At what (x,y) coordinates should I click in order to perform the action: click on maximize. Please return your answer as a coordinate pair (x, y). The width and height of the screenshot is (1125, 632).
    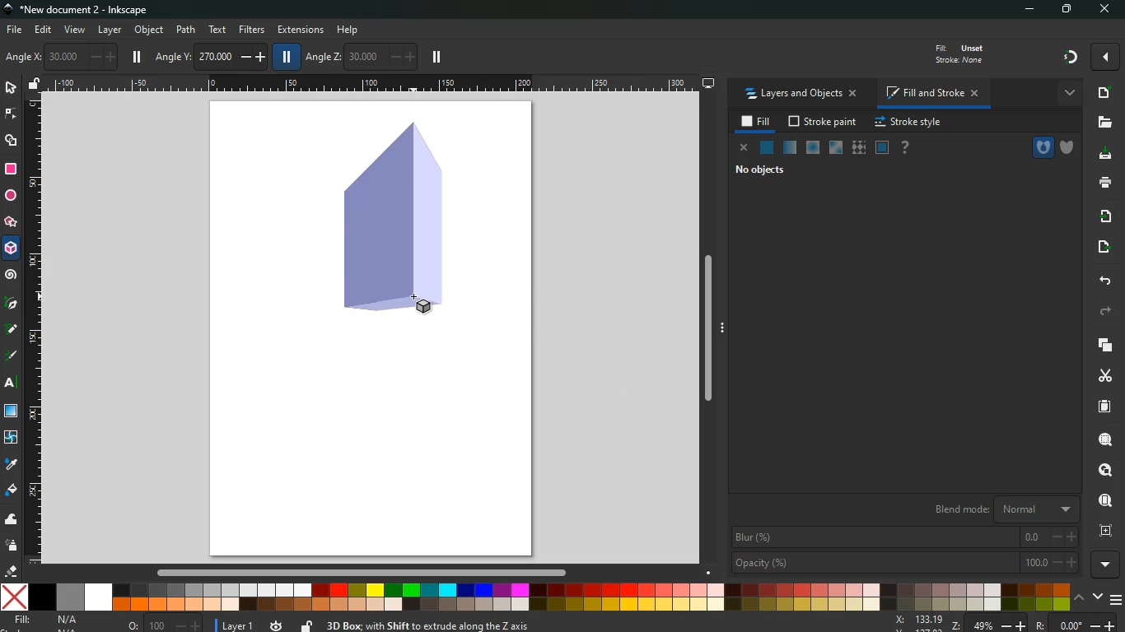
    Looking at the image, I should click on (1069, 10).